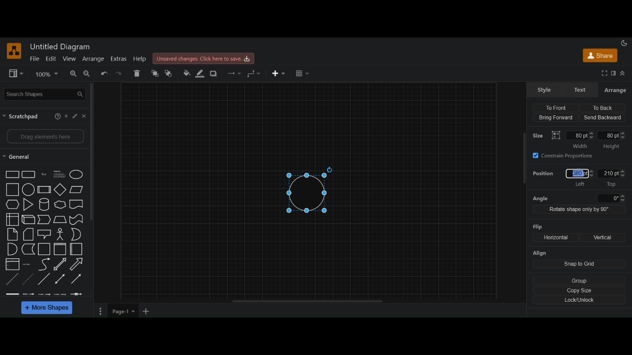  What do you see at coordinates (76, 278) in the screenshot?
I see `1 side arrow` at bounding box center [76, 278].